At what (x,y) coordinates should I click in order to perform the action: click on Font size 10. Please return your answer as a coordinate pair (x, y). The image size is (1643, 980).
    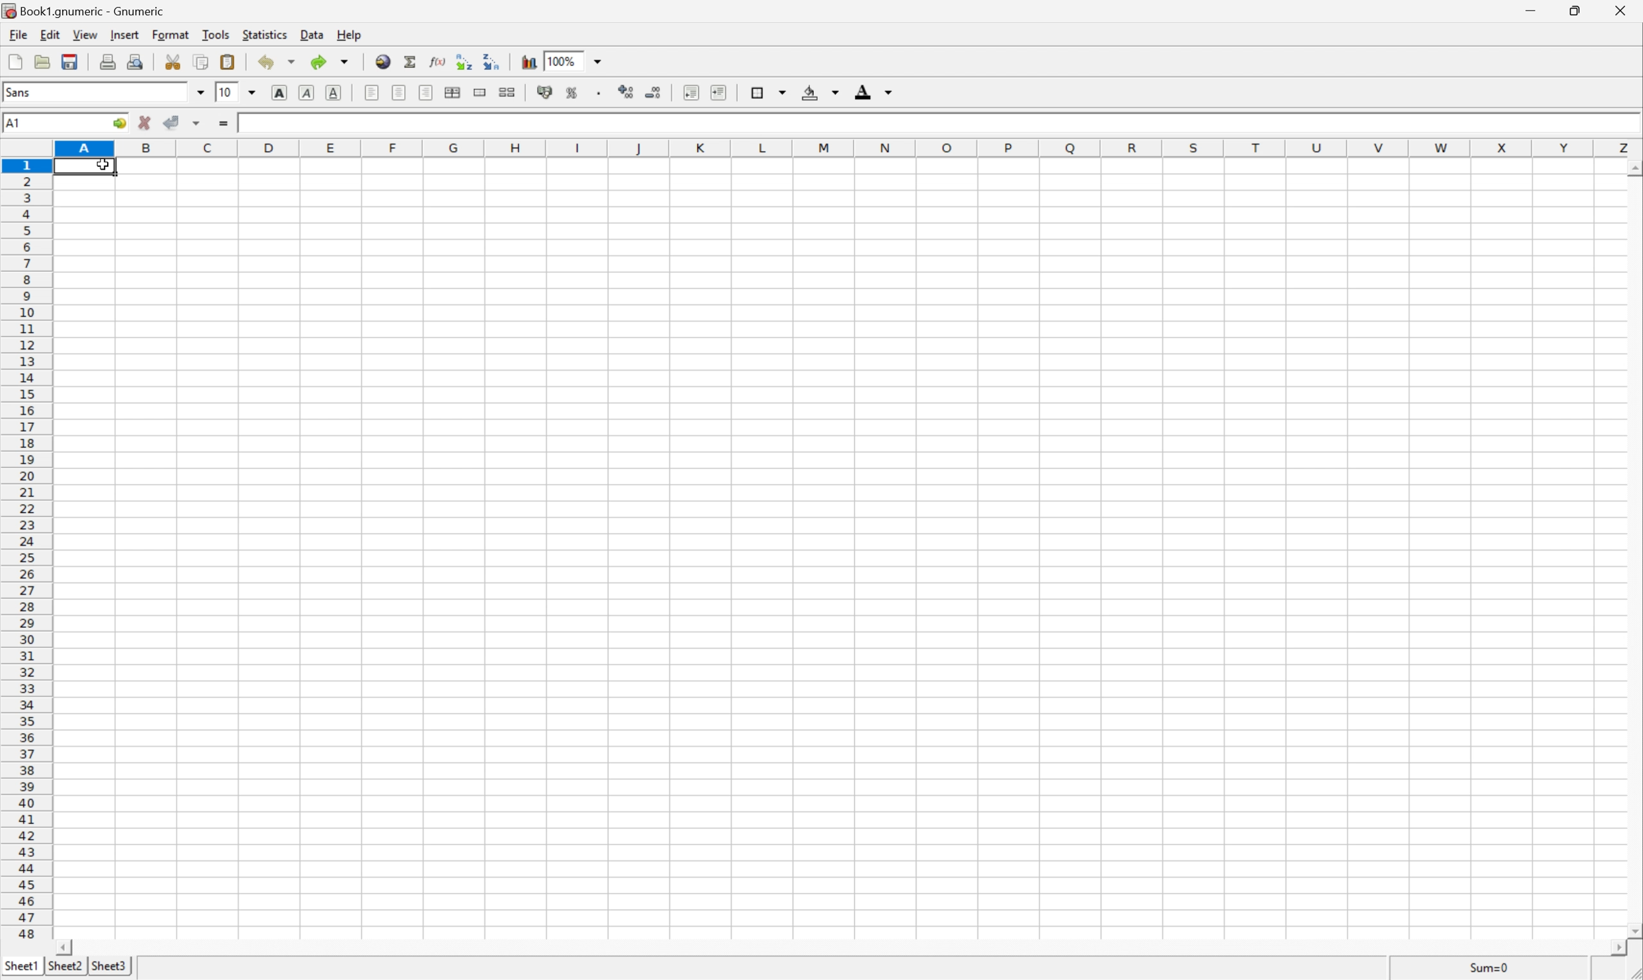
    Looking at the image, I should click on (237, 94).